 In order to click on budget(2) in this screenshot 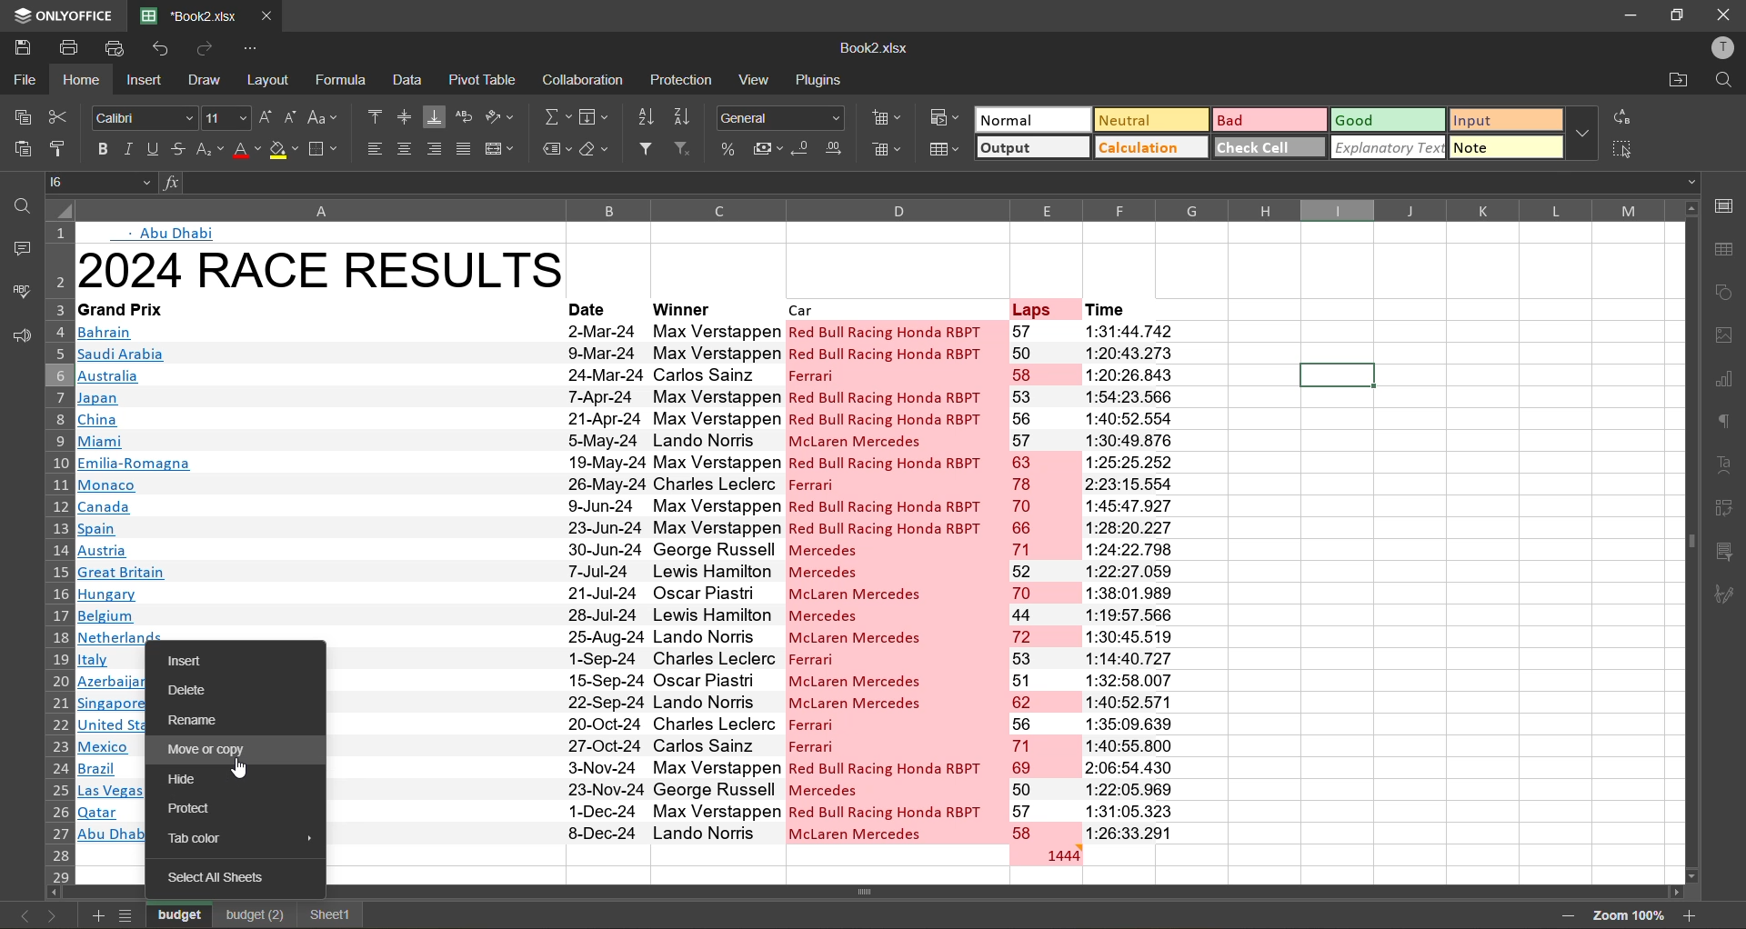, I will do `click(254, 915)`.